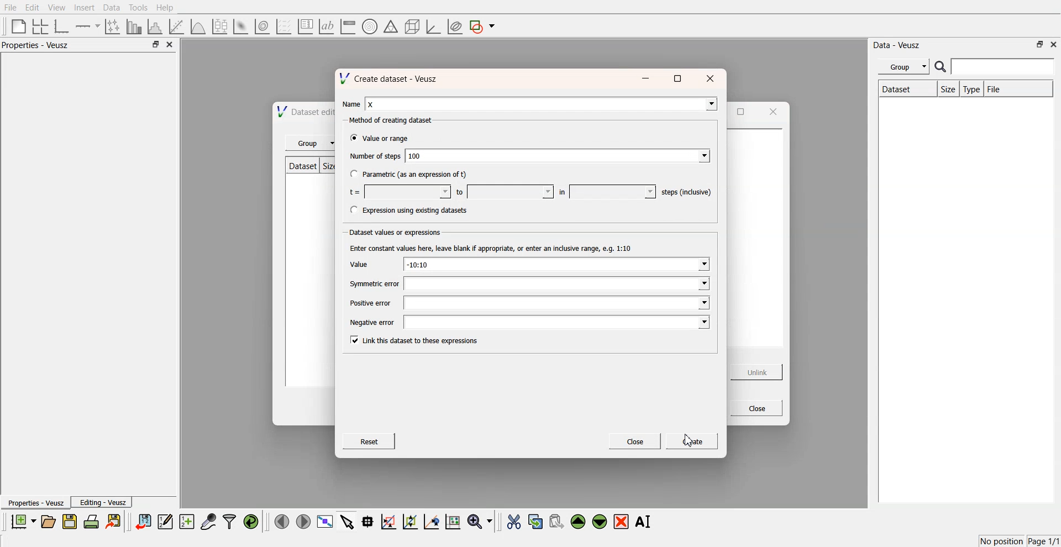 The height and width of the screenshot is (547, 1061). Describe the element at coordinates (324, 522) in the screenshot. I see `view plot full screen` at that location.